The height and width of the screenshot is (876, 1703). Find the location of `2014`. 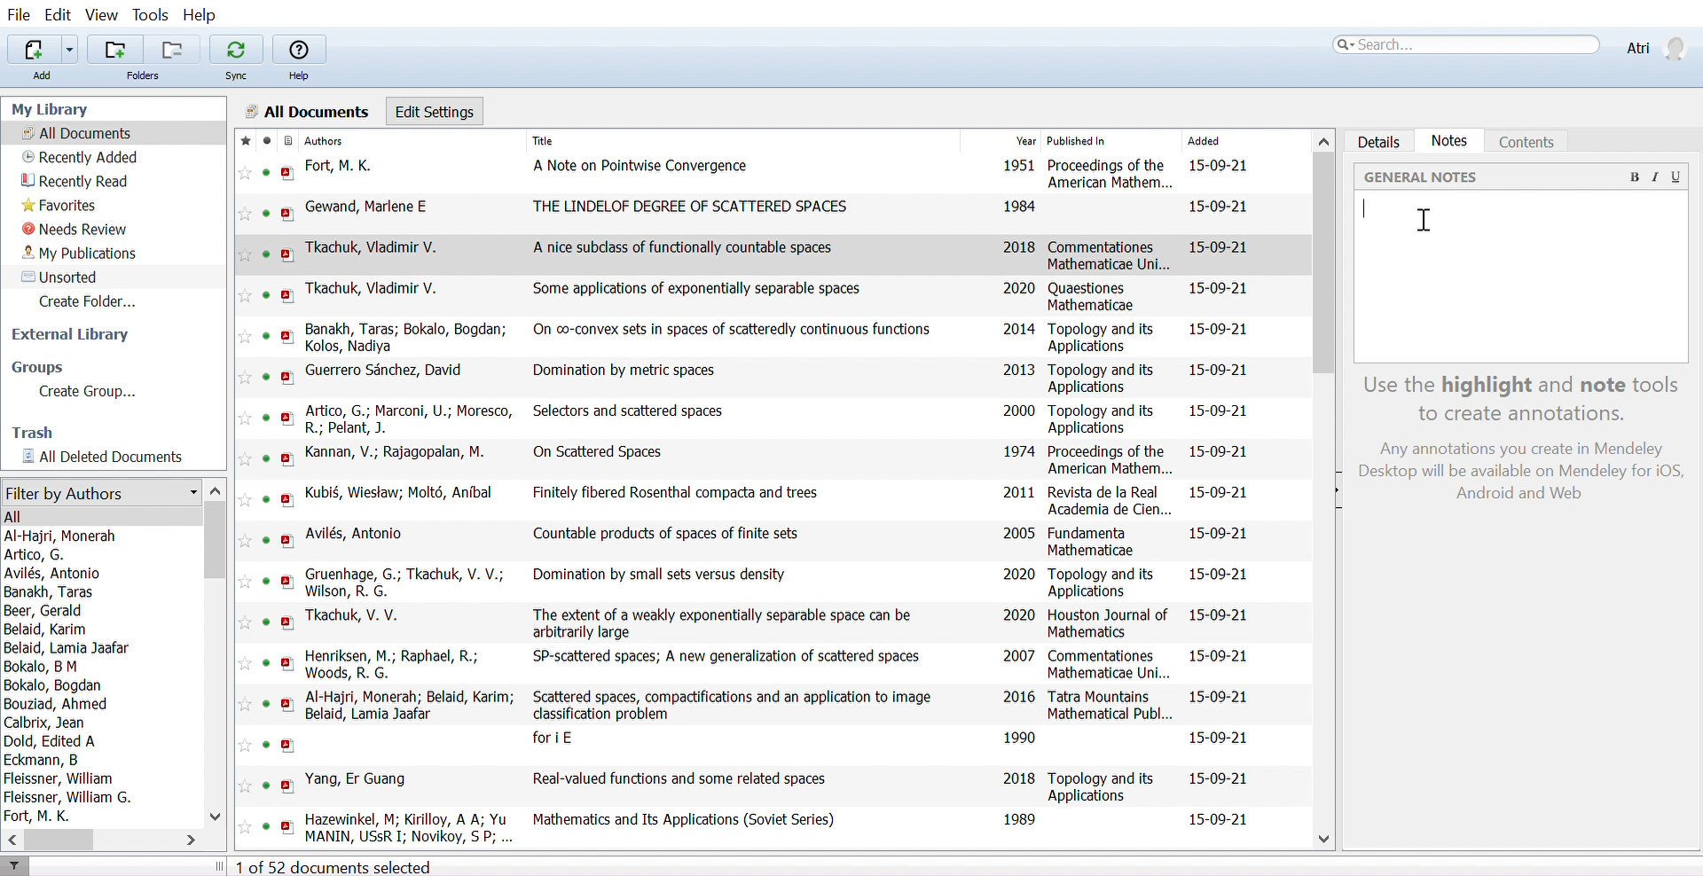

2014 is located at coordinates (1019, 330).